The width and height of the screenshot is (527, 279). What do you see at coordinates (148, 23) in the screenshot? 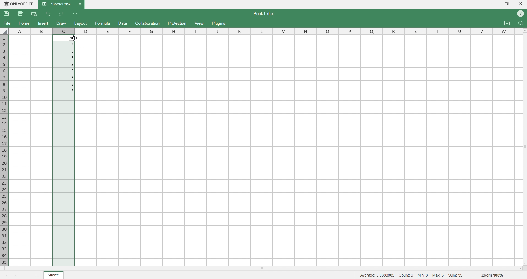
I see `Collaboration` at bounding box center [148, 23].